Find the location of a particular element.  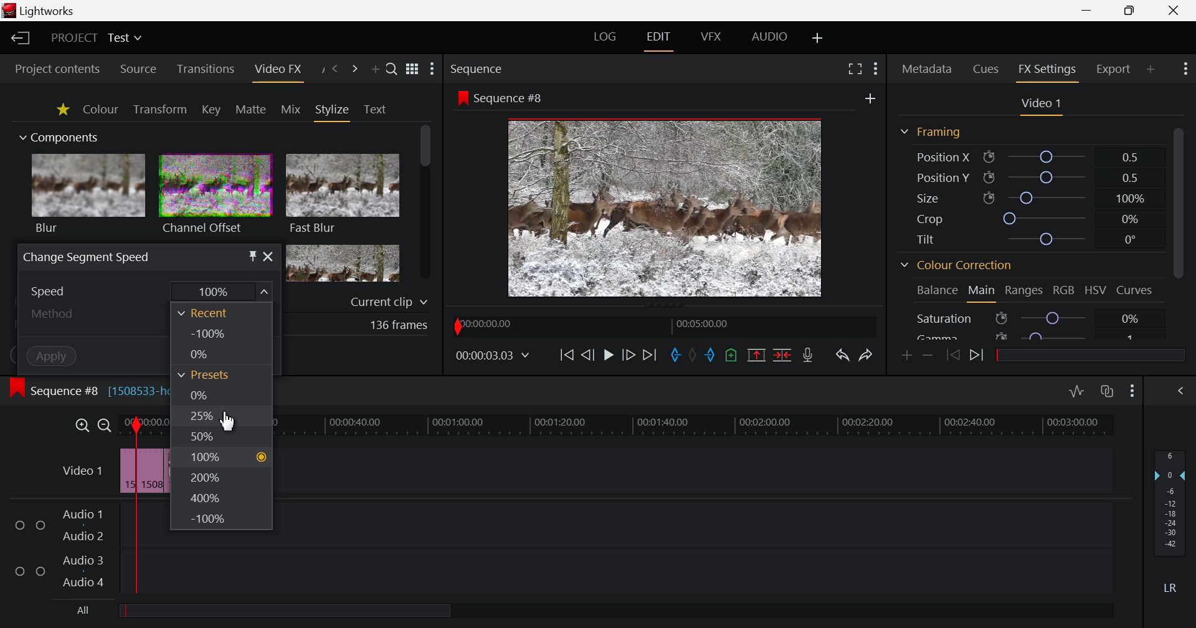

Key is located at coordinates (211, 110).